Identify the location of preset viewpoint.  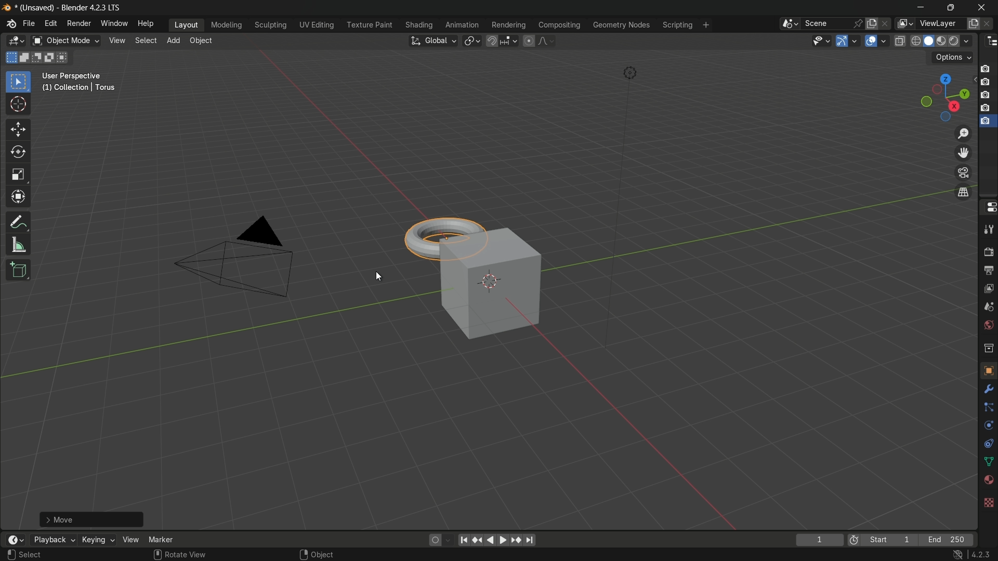
(944, 98).